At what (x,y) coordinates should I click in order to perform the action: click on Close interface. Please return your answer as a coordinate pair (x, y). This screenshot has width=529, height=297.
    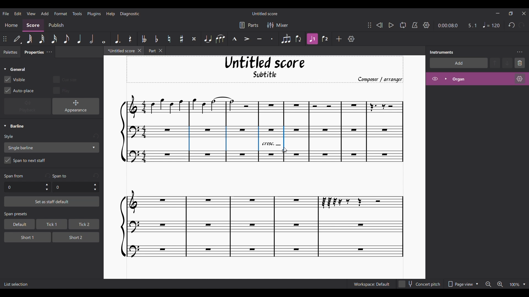
    Looking at the image, I should click on (524, 13).